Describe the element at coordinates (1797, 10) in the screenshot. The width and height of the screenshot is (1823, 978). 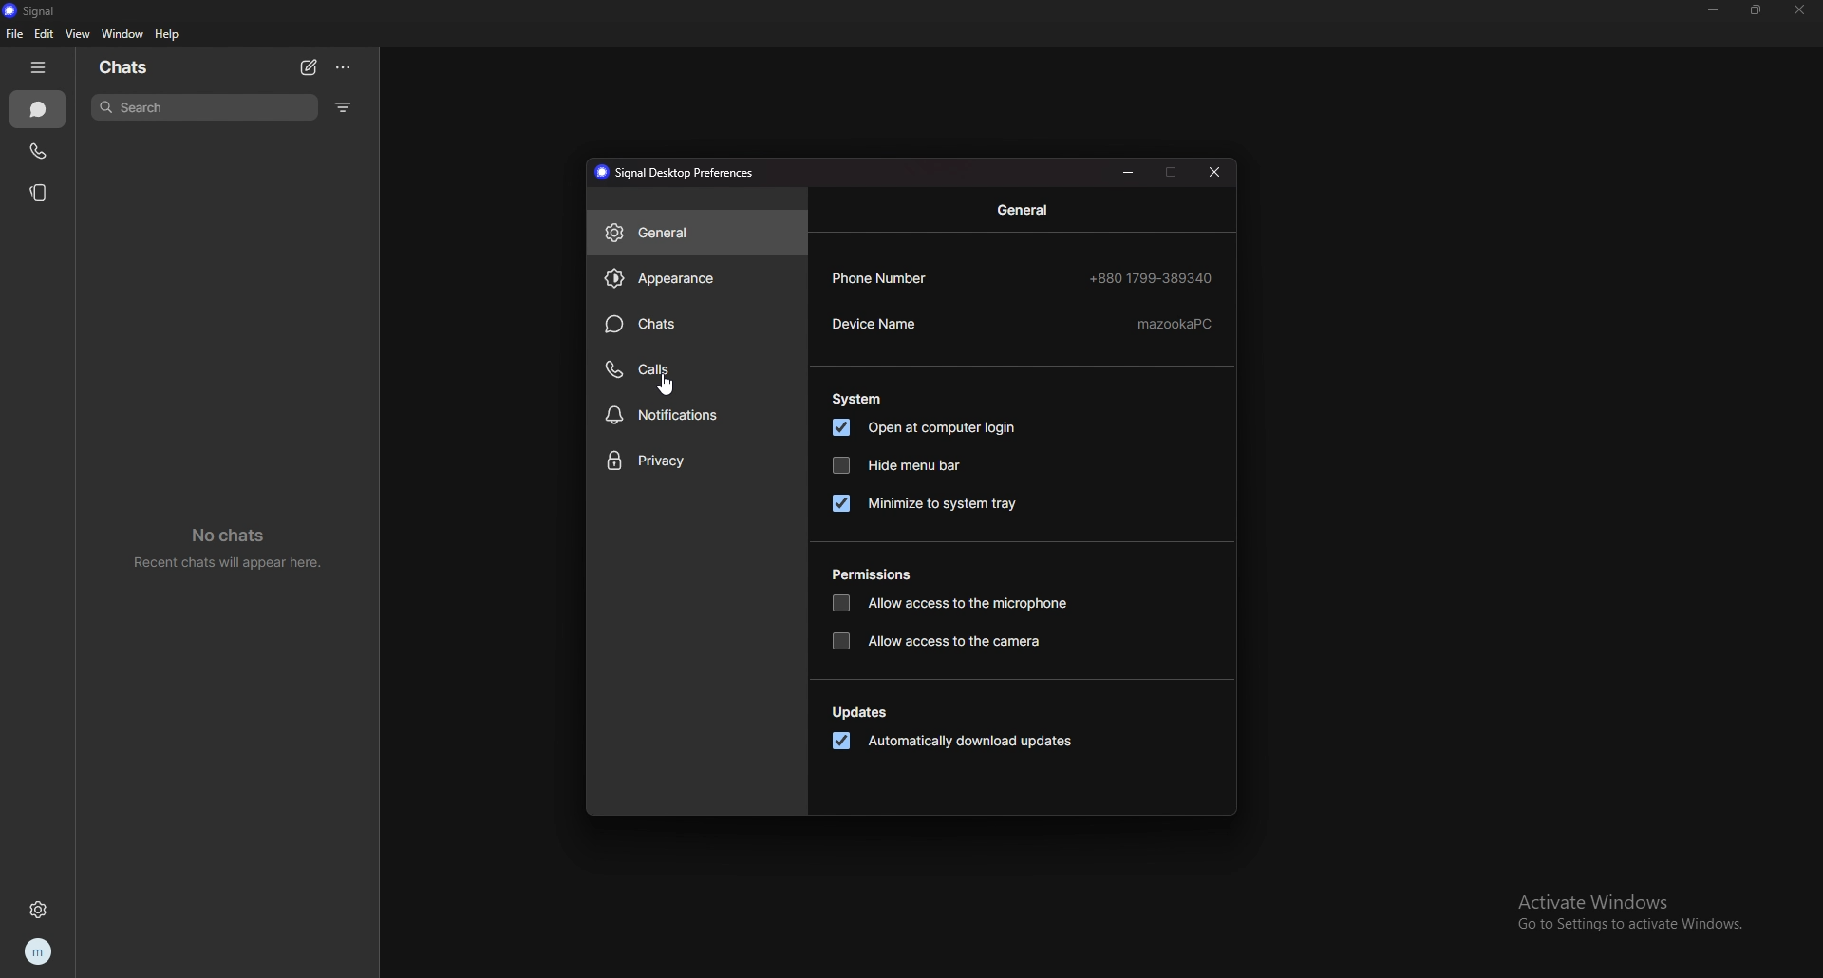
I see `close` at that location.